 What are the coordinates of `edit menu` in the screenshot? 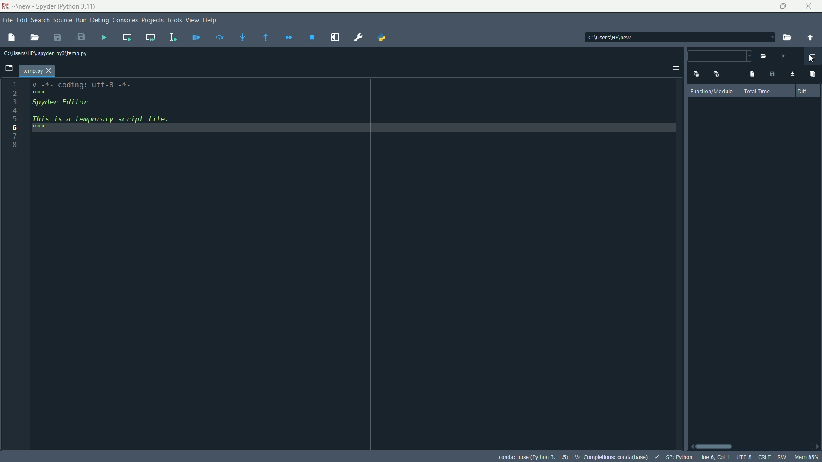 It's located at (21, 20).